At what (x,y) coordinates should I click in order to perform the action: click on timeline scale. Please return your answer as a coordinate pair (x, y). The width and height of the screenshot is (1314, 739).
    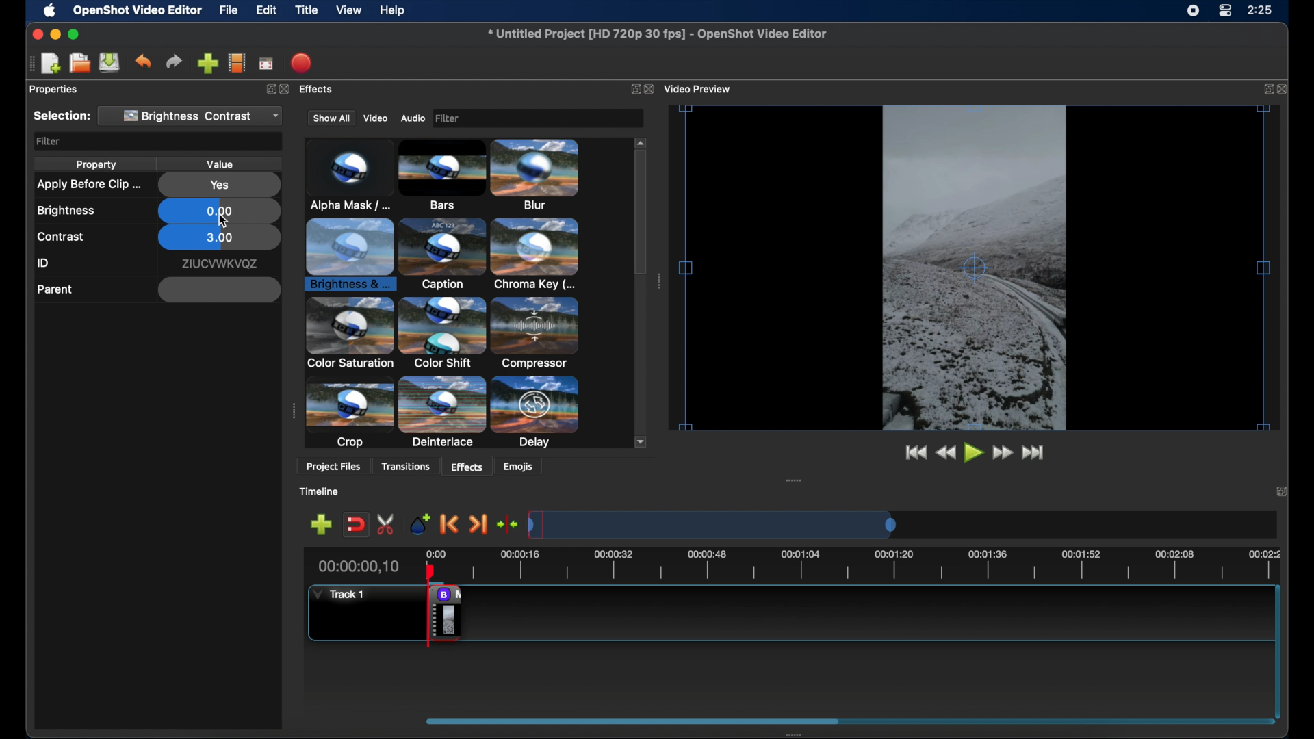
    Looking at the image, I should click on (859, 563).